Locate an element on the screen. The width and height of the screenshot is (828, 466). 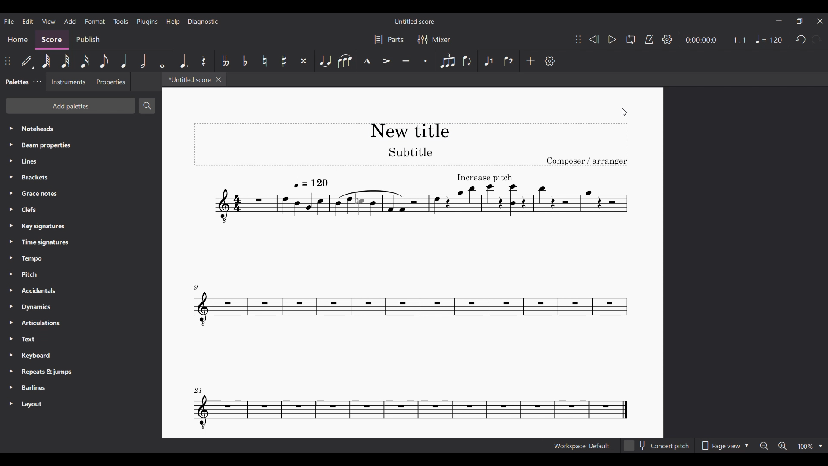
Close tab is located at coordinates (218, 79).